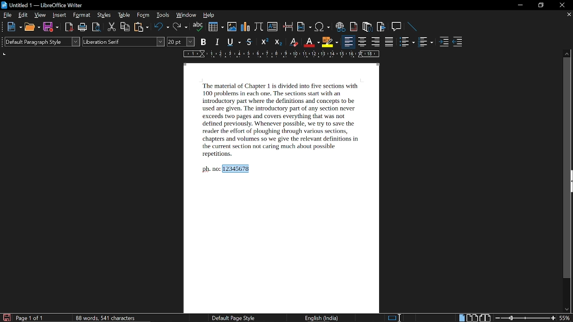 Image resolution: width=573 pixels, height=322 pixels. Describe the element at coordinates (526, 318) in the screenshot. I see `change zoom` at that location.